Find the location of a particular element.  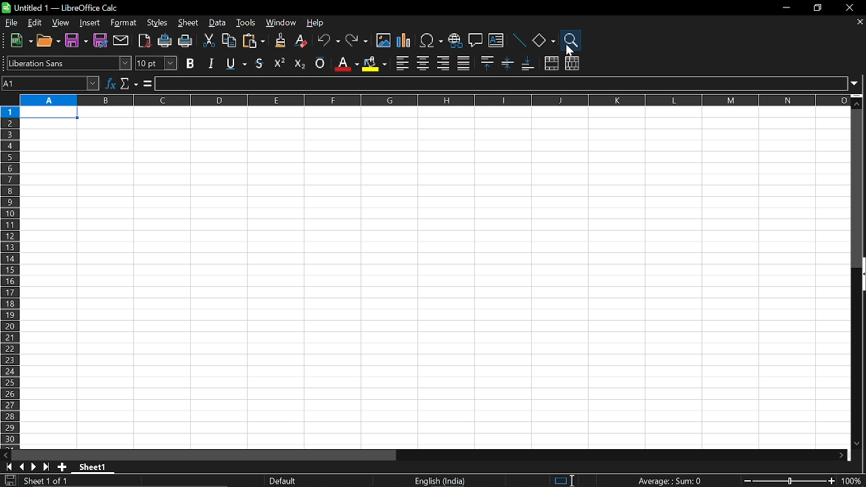

window is located at coordinates (281, 24).